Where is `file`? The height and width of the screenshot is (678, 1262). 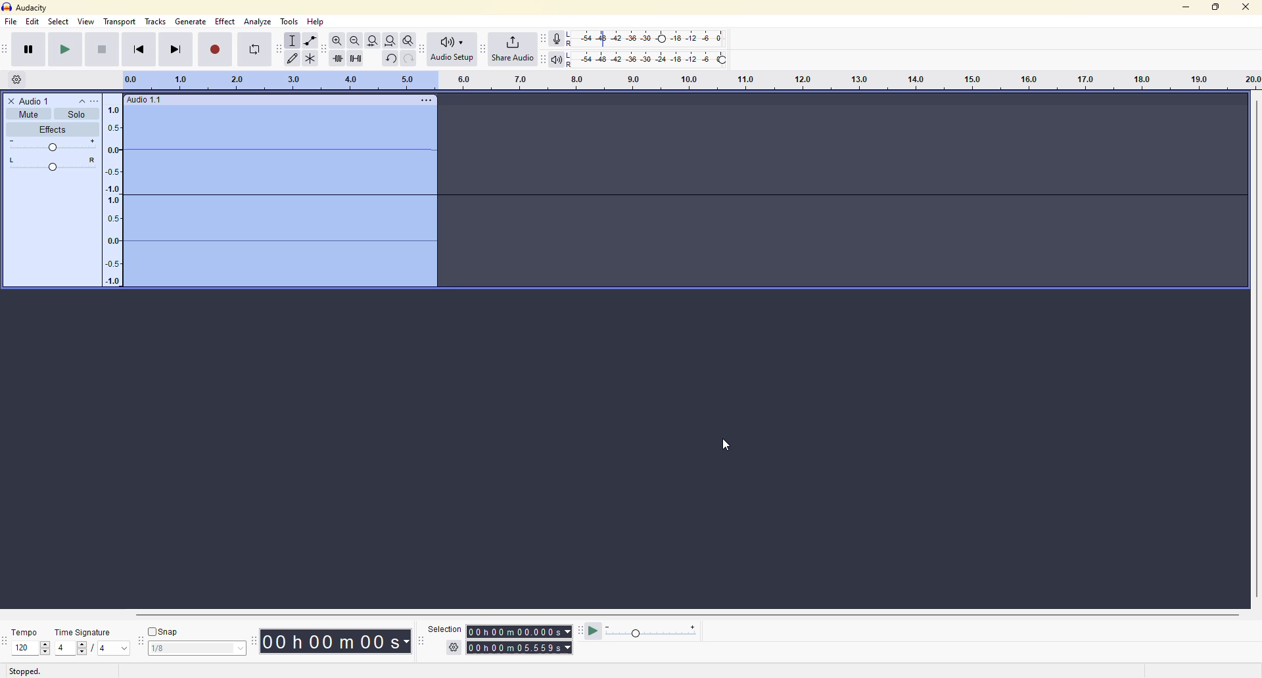
file is located at coordinates (11, 22).